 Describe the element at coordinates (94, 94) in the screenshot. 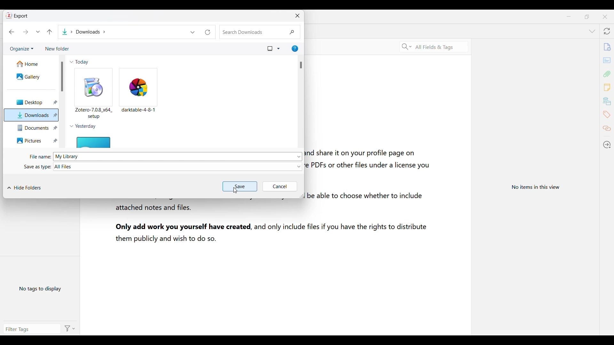

I see `Zotero-7.08 x64_setup` at that location.